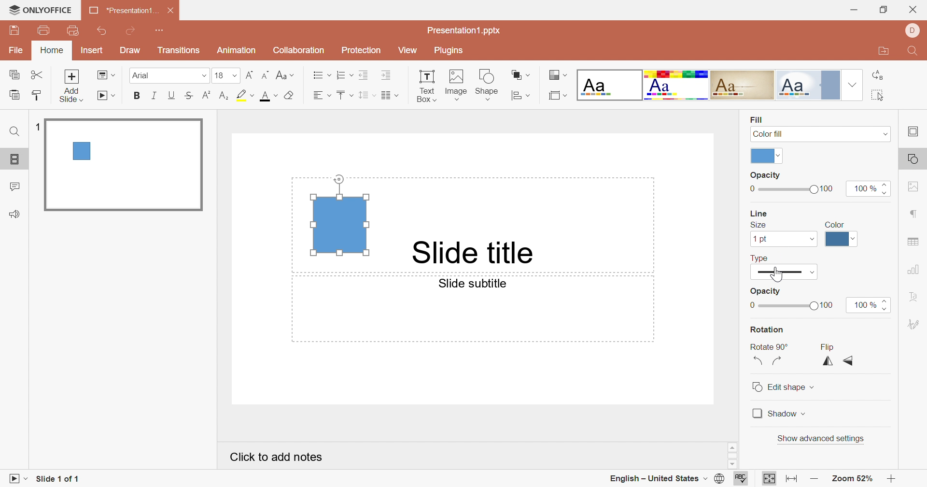 The width and height of the screenshot is (927, 487). What do you see at coordinates (366, 97) in the screenshot?
I see `Line spacing` at bounding box center [366, 97].